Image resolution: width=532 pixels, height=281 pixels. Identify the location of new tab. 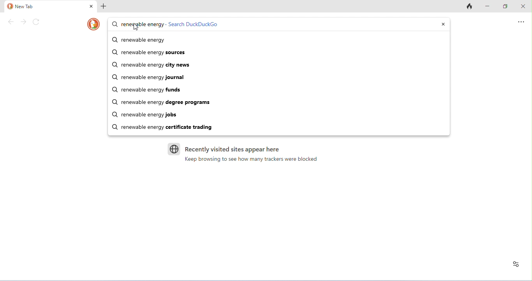
(46, 7).